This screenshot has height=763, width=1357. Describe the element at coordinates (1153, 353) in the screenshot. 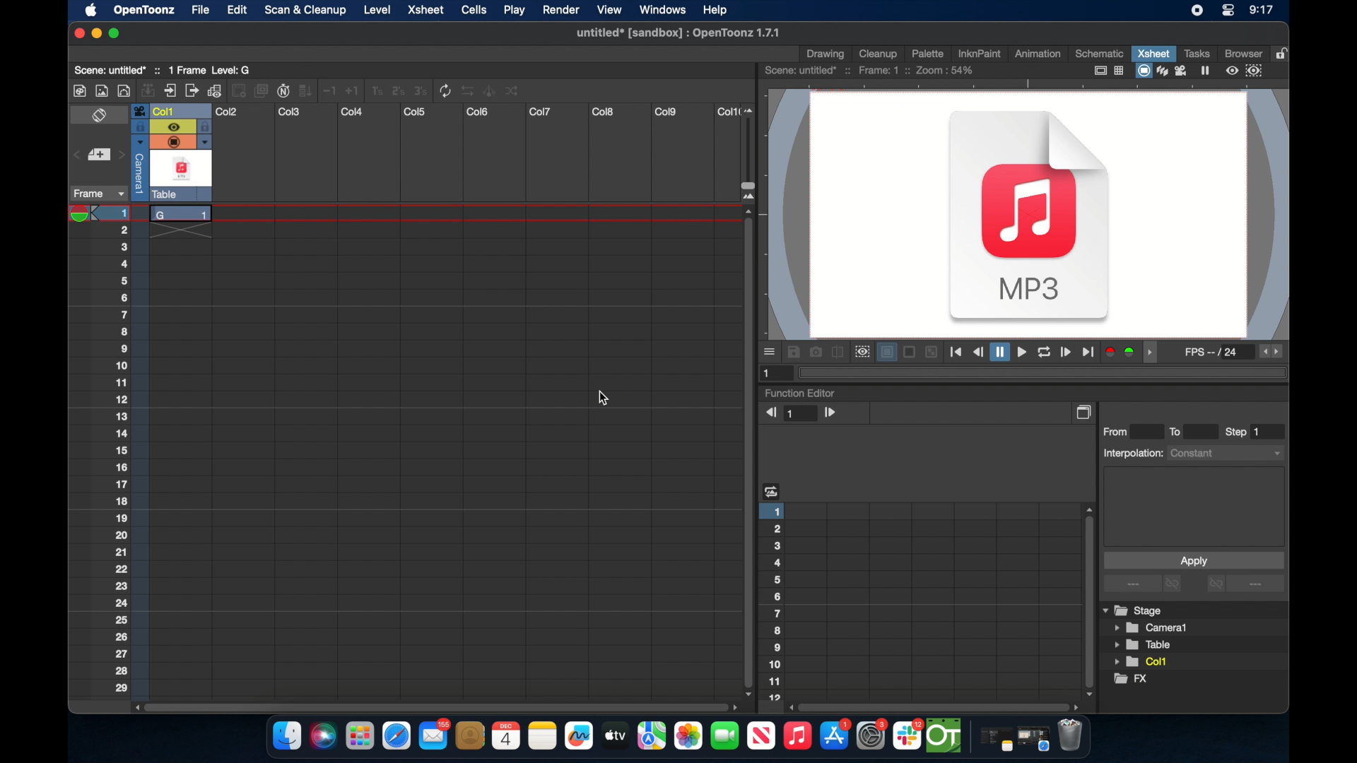

I see `drag handle` at that location.